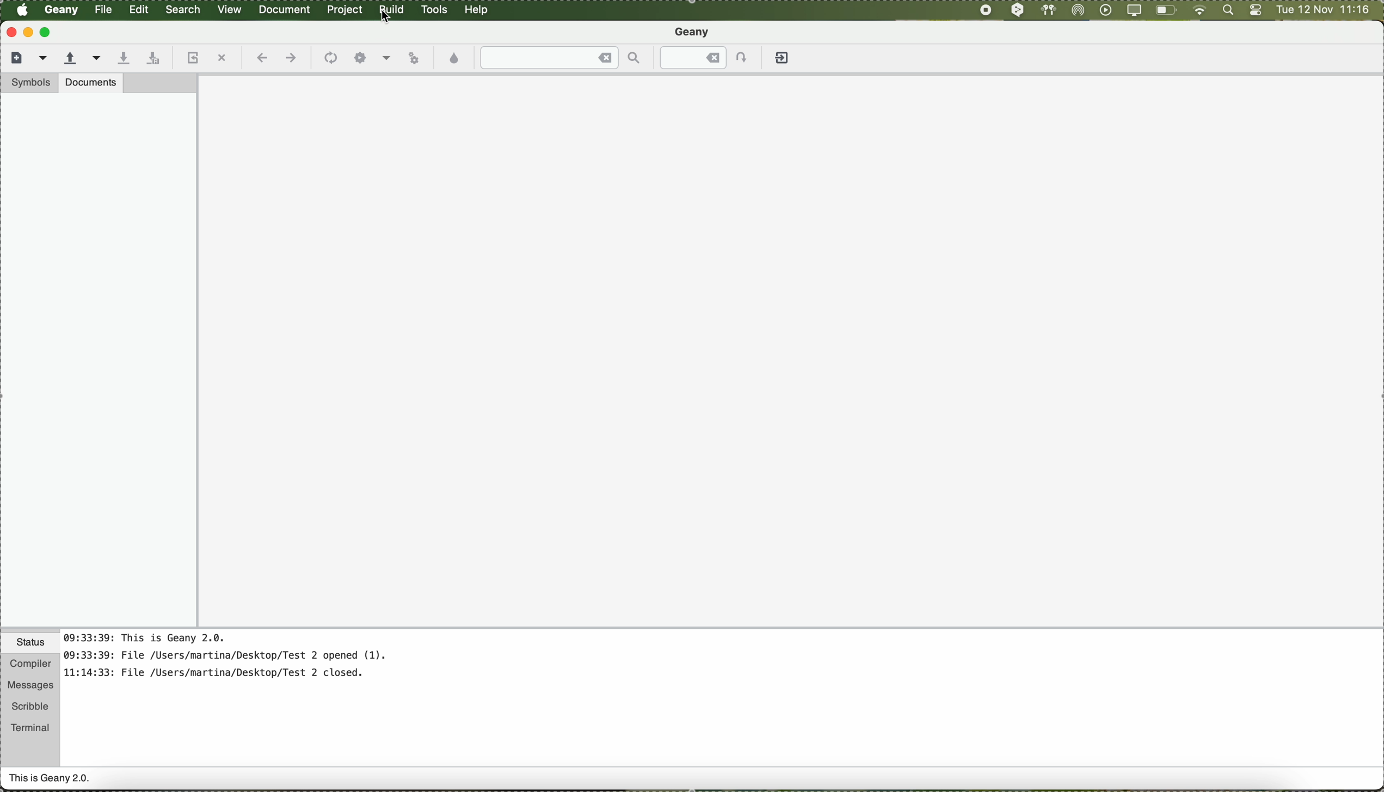  I want to click on quit Geany, so click(784, 60).